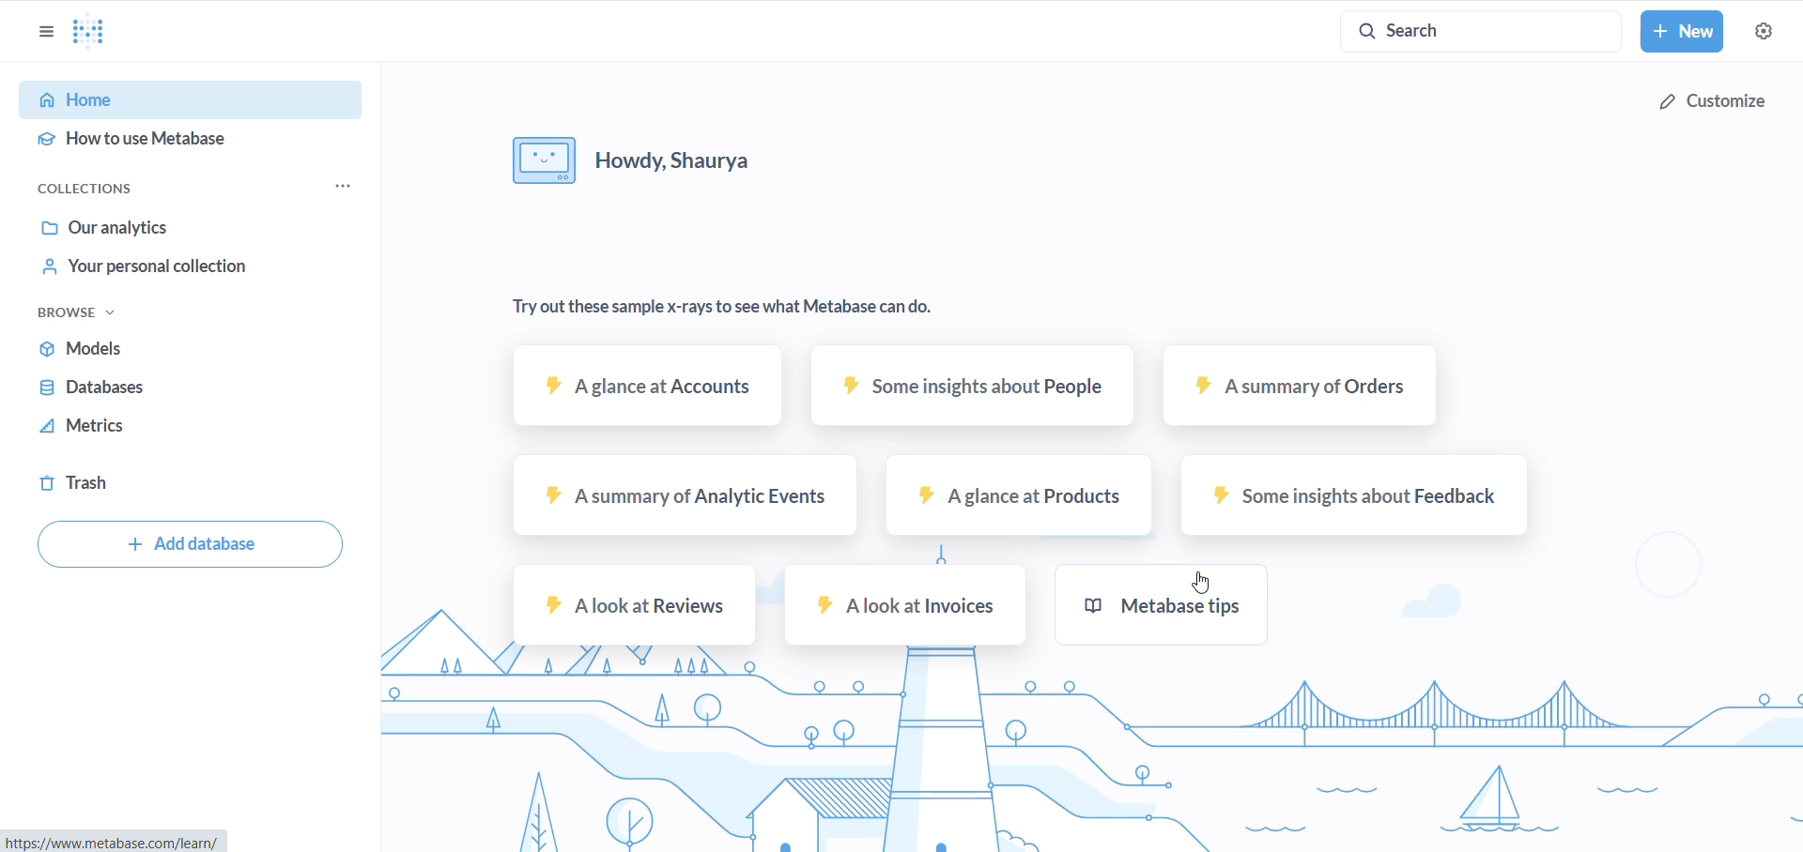  What do you see at coordinates (88, 190) in the screenshot?
I see `Collections` at bounding box center [88, 190].